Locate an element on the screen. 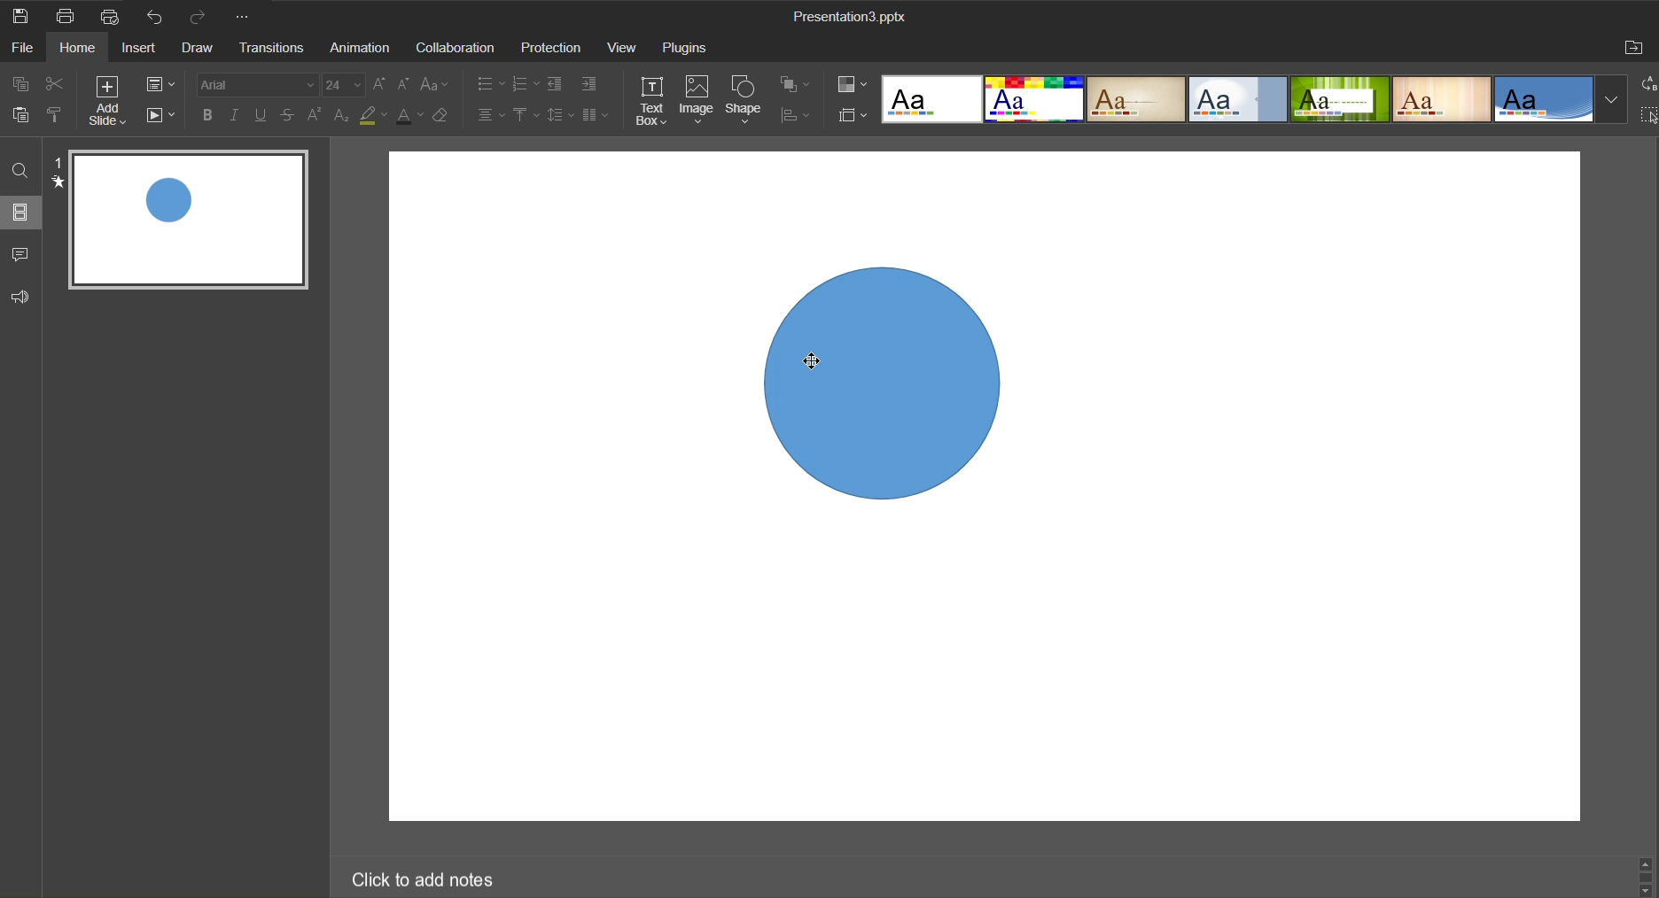 Image resolution: width=1659 pixels, height=898 pixels. Collaboration is located at coordinates (456, 49).